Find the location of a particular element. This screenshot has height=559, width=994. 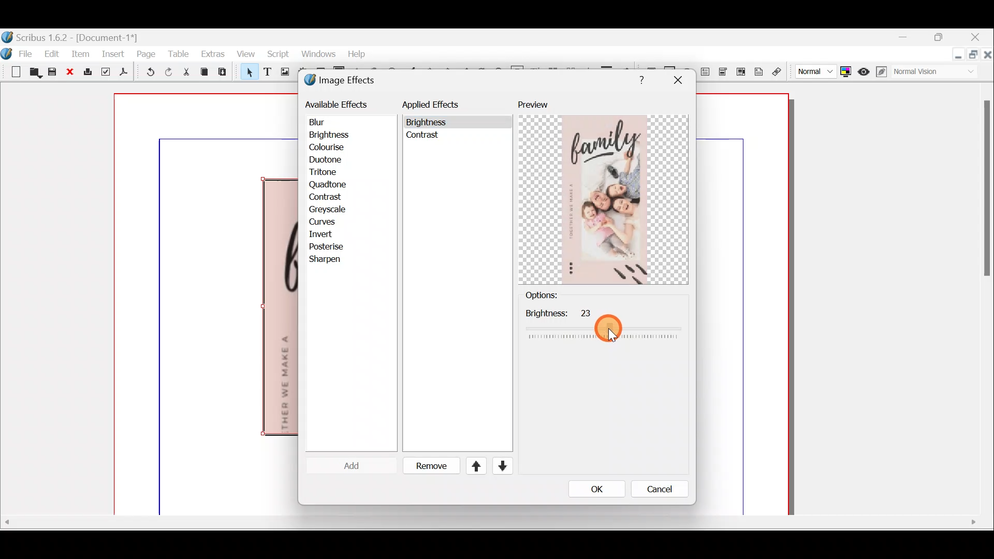

Undo is located at coordinates (148, 73).